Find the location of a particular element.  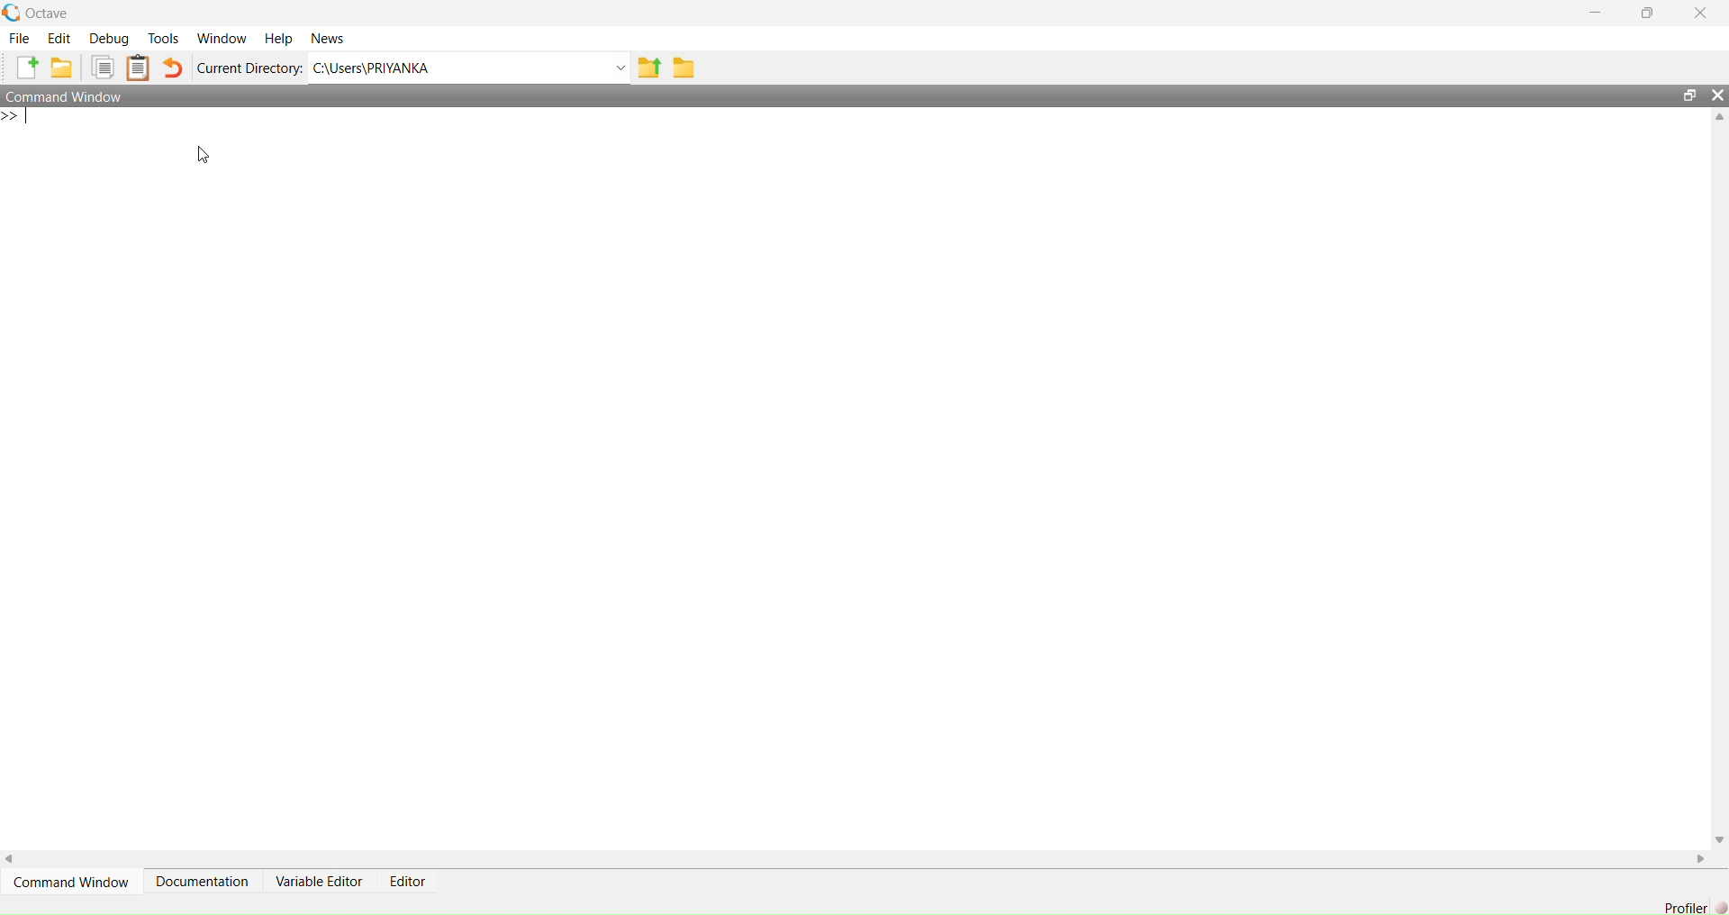

Editor is located at coordinates (405, 880).